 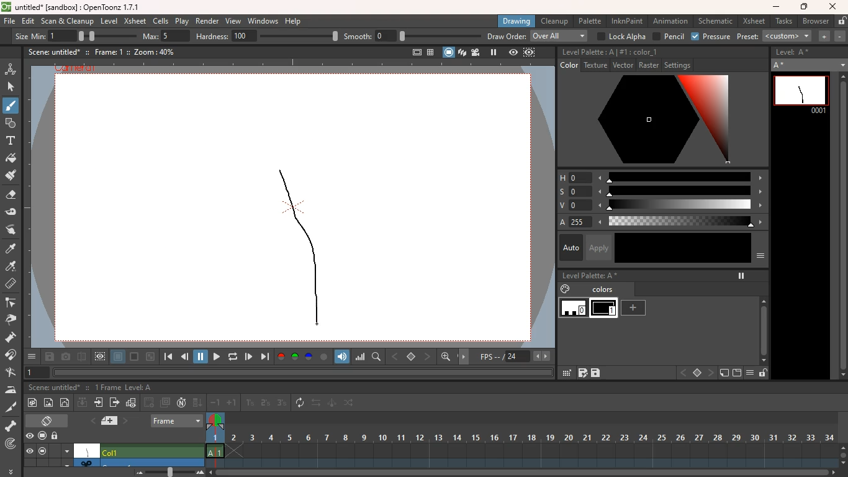 What do you see at coordinates (11, 142) in the screenshot?
I see `text` at bounding box center [11, 142].